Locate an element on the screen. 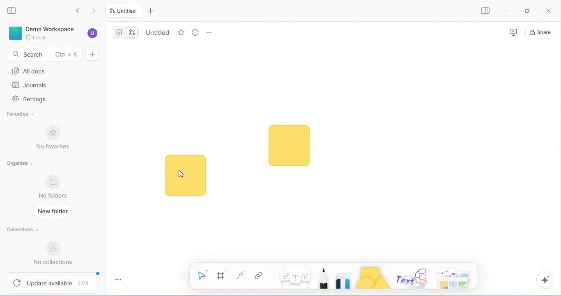 The height and width of the screenshot is (296, 561). rename and more is located at coordinates (209, 32).